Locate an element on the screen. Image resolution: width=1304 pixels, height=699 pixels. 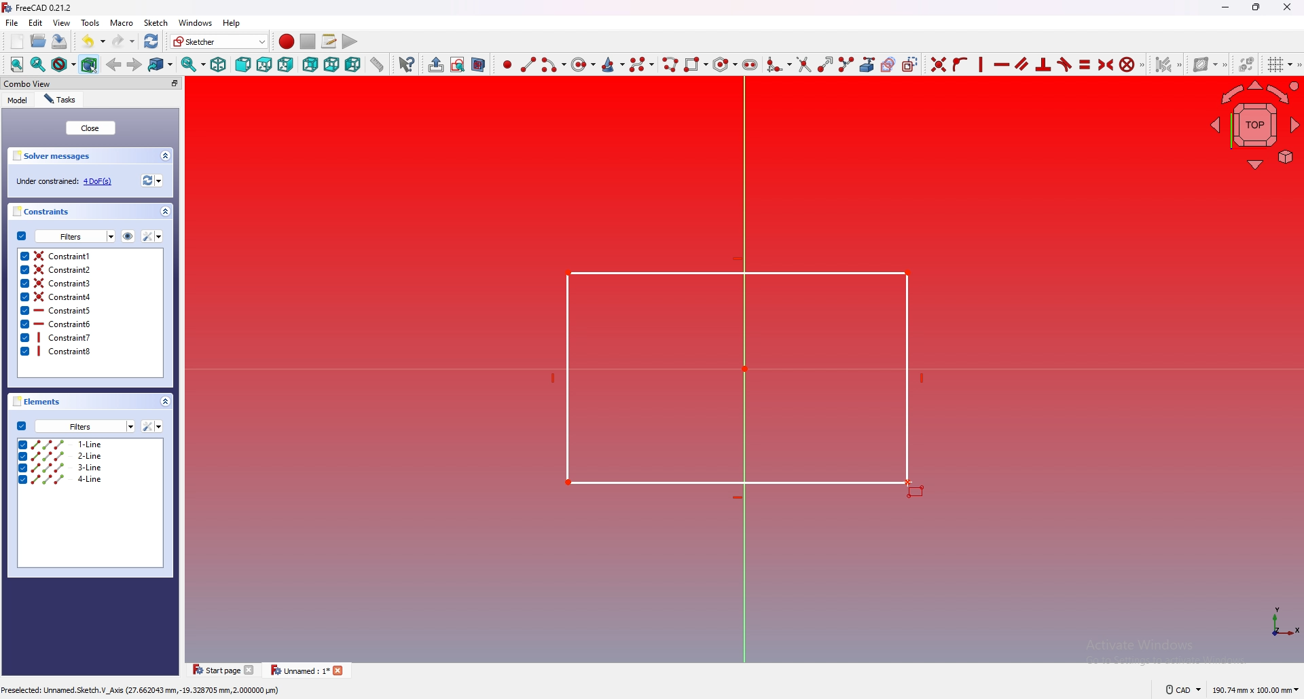
synced view is located at coordinates (194, 64).